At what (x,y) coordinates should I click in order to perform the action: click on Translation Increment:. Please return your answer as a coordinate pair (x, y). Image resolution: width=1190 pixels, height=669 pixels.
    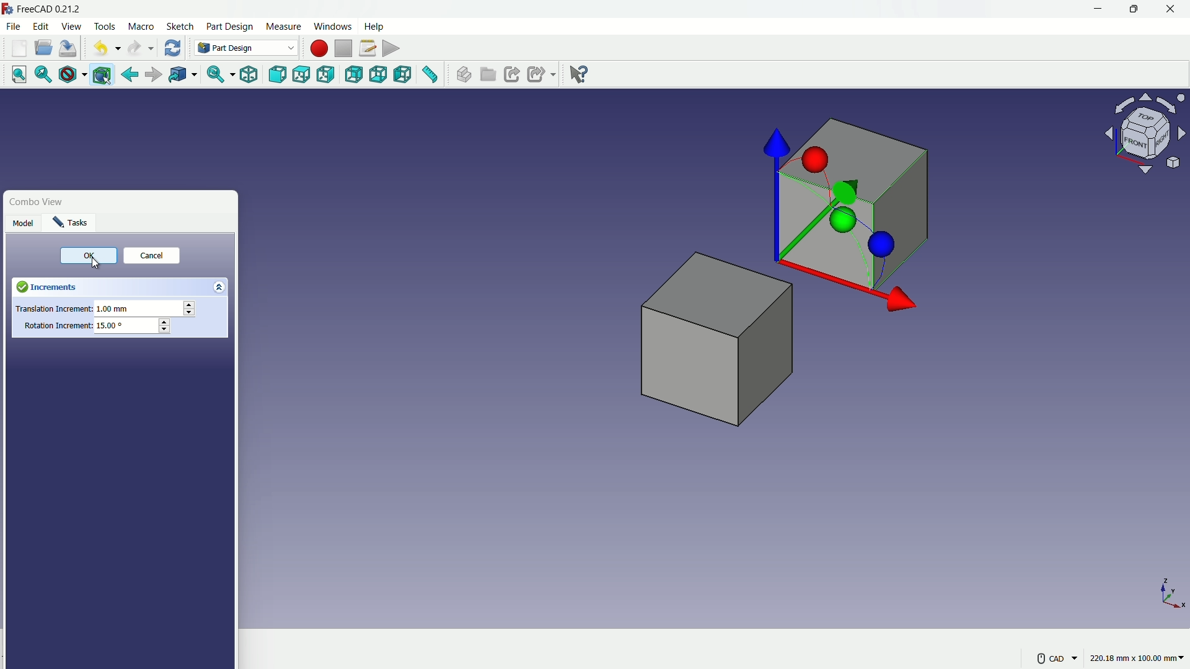
    Looking at the image, I should click on (52, 310).